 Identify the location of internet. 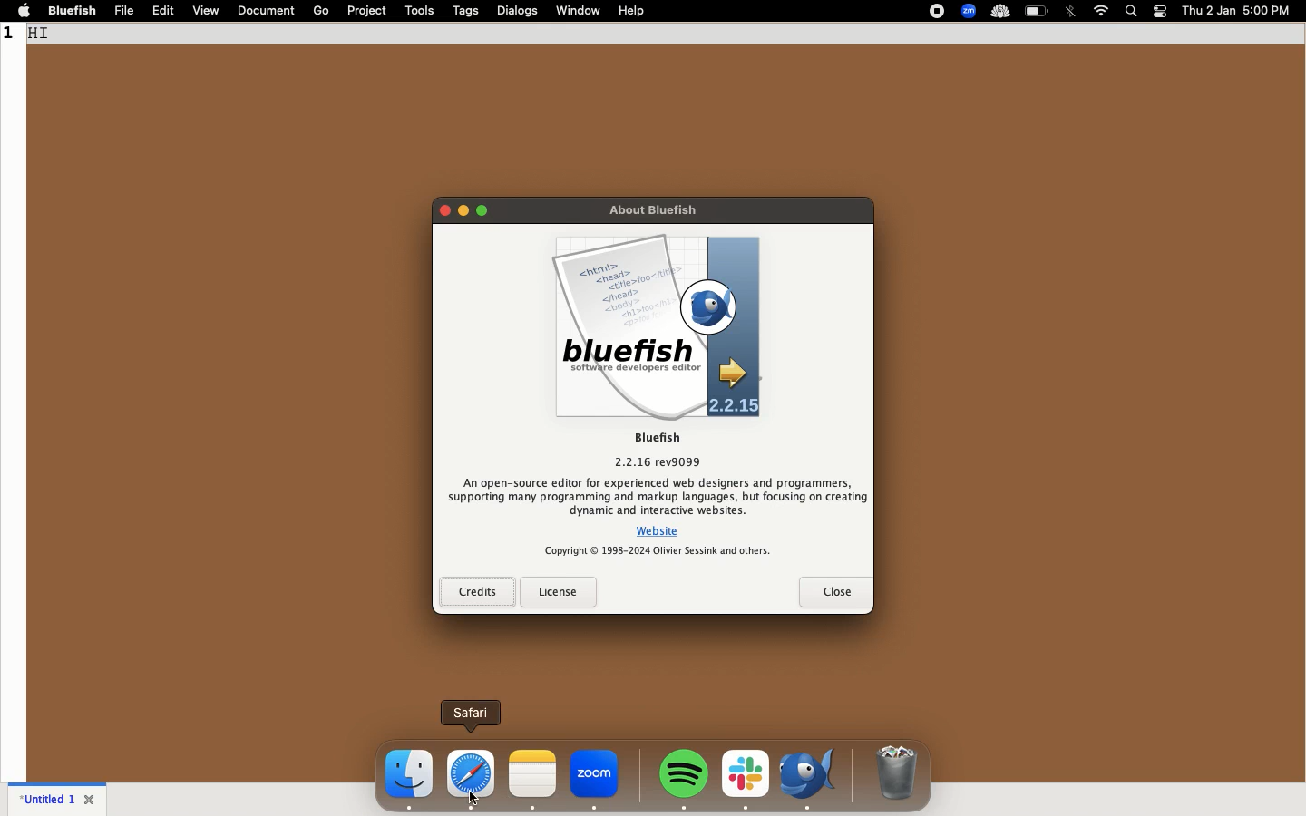
(1102, 11).